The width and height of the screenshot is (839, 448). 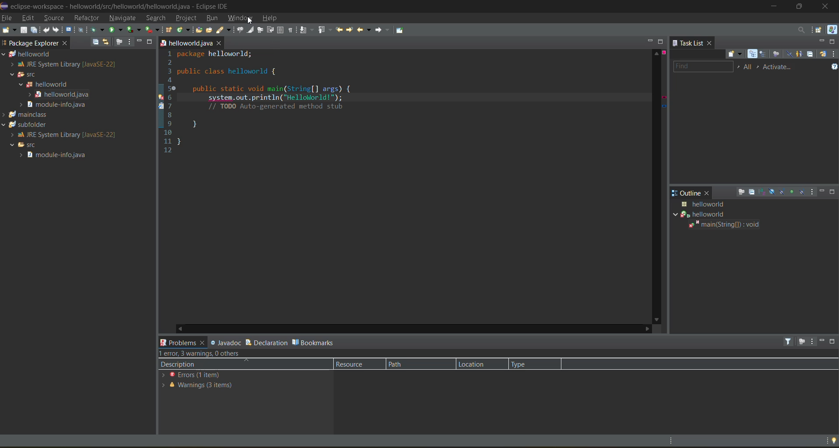 I want to click on collapse all, so click(x=753, y=191).